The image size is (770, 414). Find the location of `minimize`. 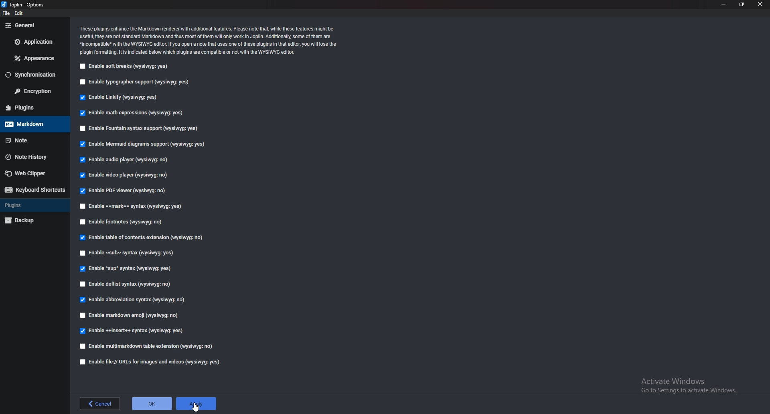

minimize is located at coordinates (724, 4).